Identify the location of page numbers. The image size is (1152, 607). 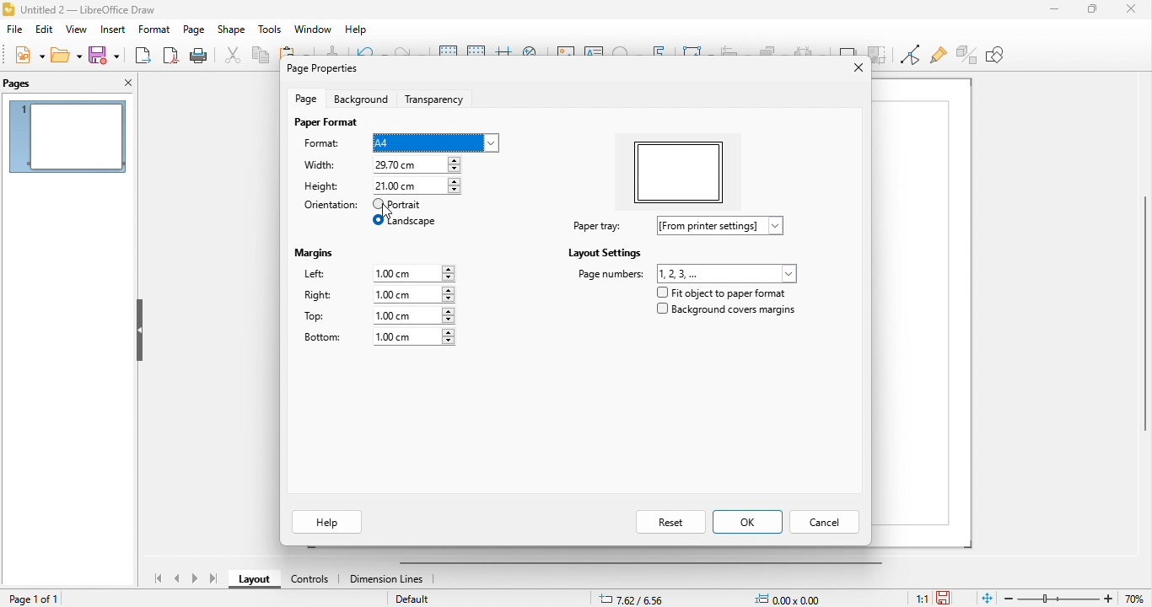
(686, 274).